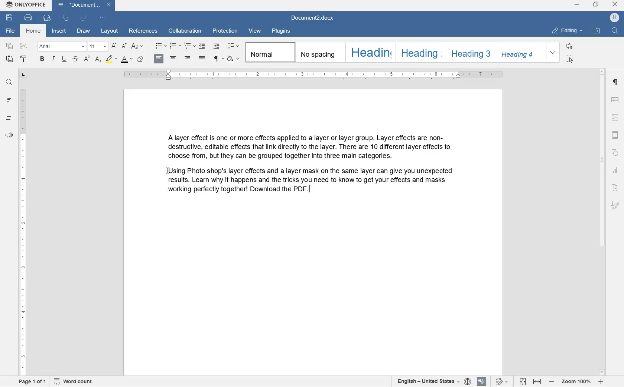  What do you see at coordinates (98, 59) in the screenshot?
I see `SUBSCRIPT` at bounding box center [98, 59].